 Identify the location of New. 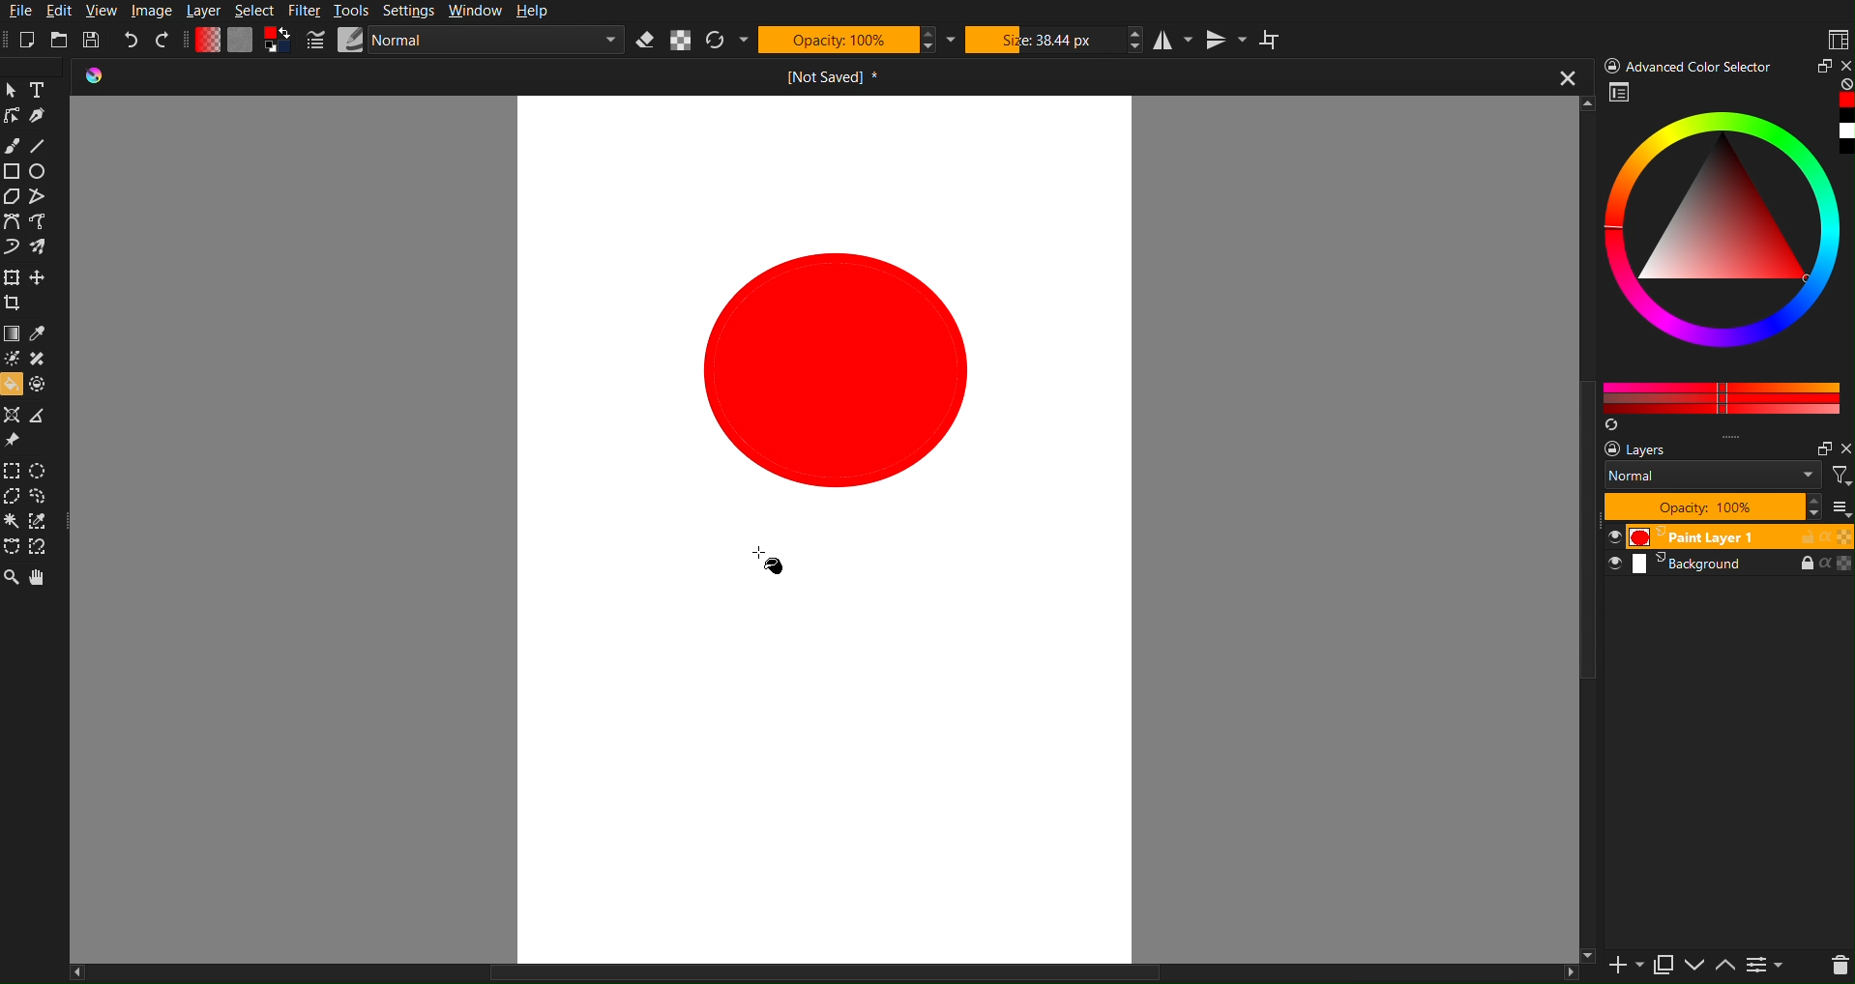
(21, 42).